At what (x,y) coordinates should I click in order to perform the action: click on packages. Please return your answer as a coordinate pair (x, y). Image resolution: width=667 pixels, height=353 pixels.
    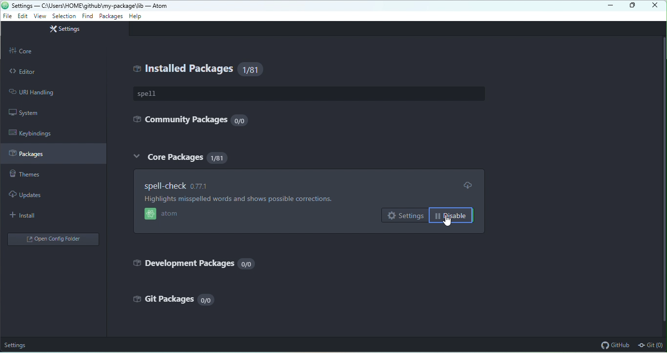
    Looking at the image, I should click on (110, 16).